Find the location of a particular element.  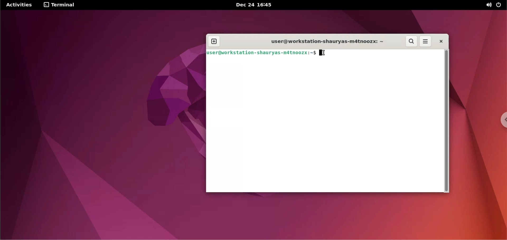

search  is located at coordinates (412, 41).